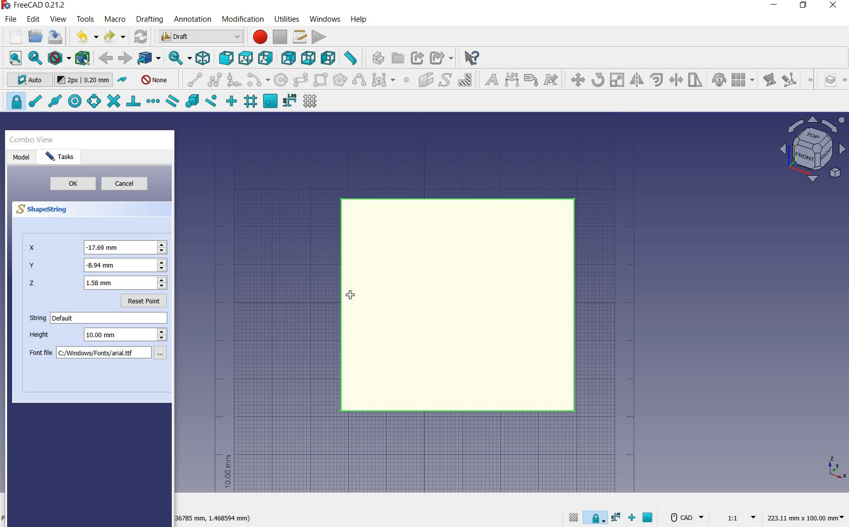 The image size is (849, 527). What do you see at coordinates (426, 82) in the screenshot?
I see `facebinder` at bounding box center [426, 82].